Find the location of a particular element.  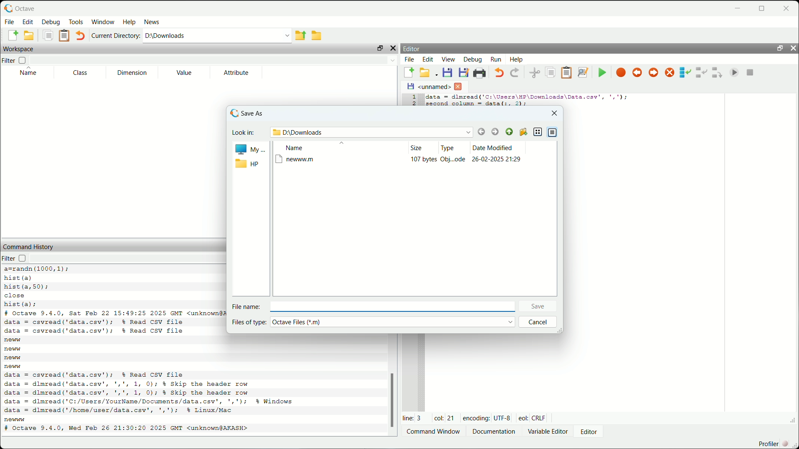

news is located at coordinates (153, 22).